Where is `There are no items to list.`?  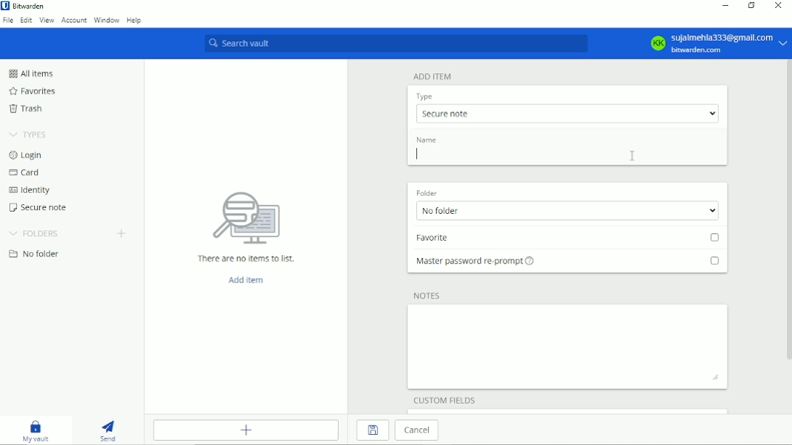
There are no items to list. is located at coordinates (247, 225).